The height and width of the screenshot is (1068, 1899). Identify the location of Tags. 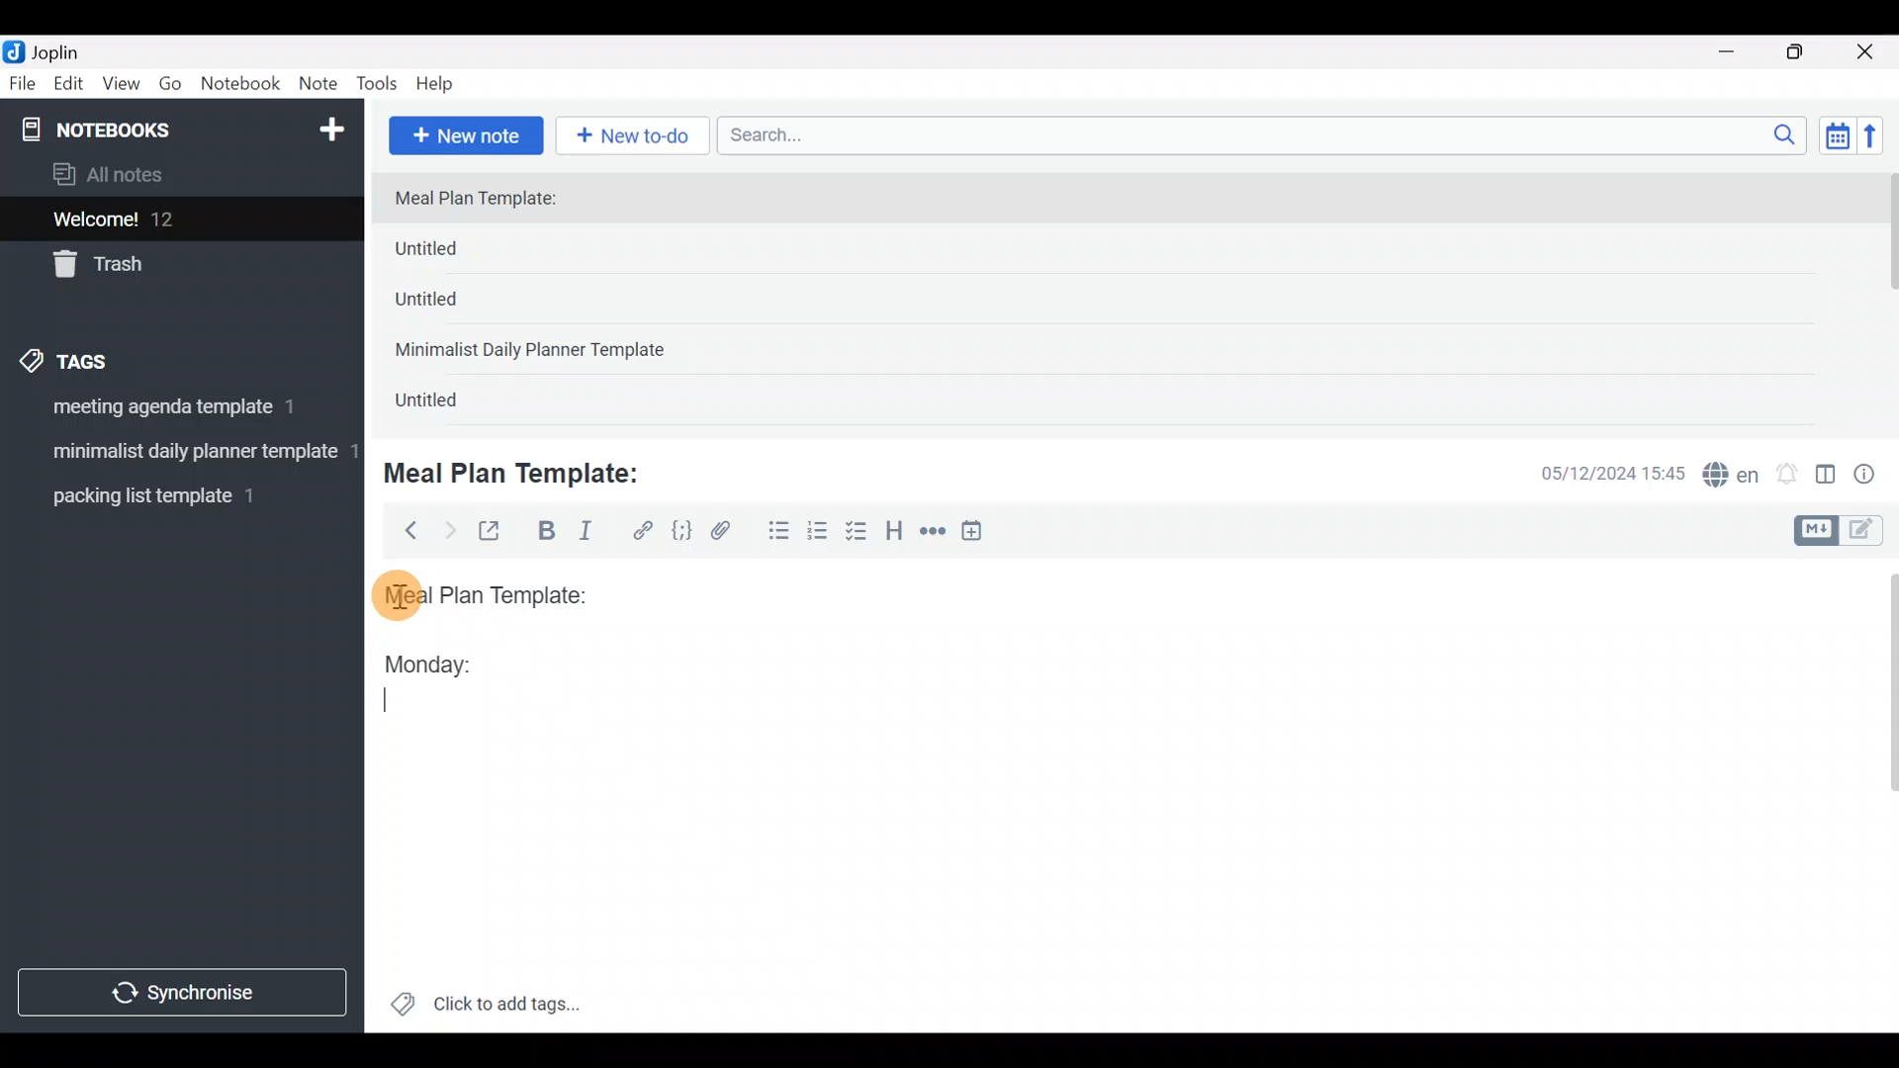
(111, 358).